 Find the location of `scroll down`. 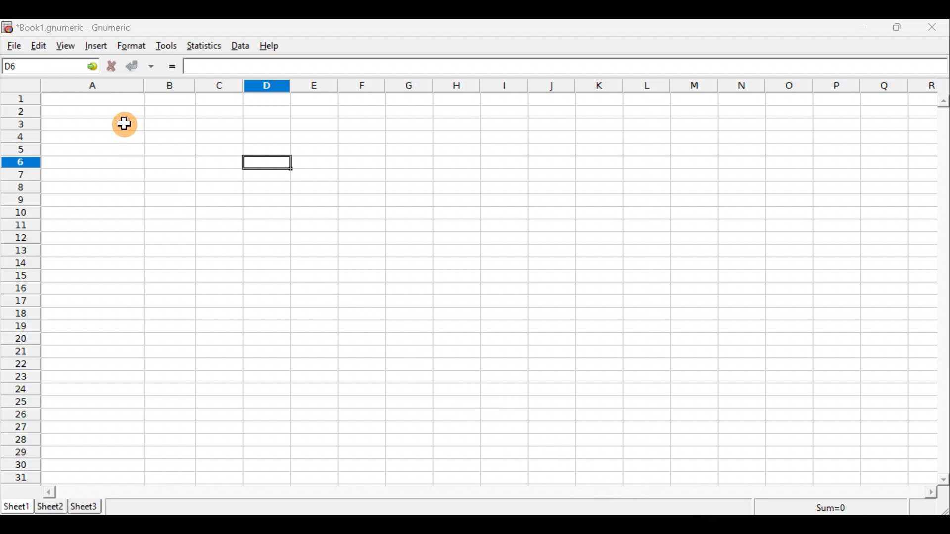

scroll down is located at coordinates (944, 479).